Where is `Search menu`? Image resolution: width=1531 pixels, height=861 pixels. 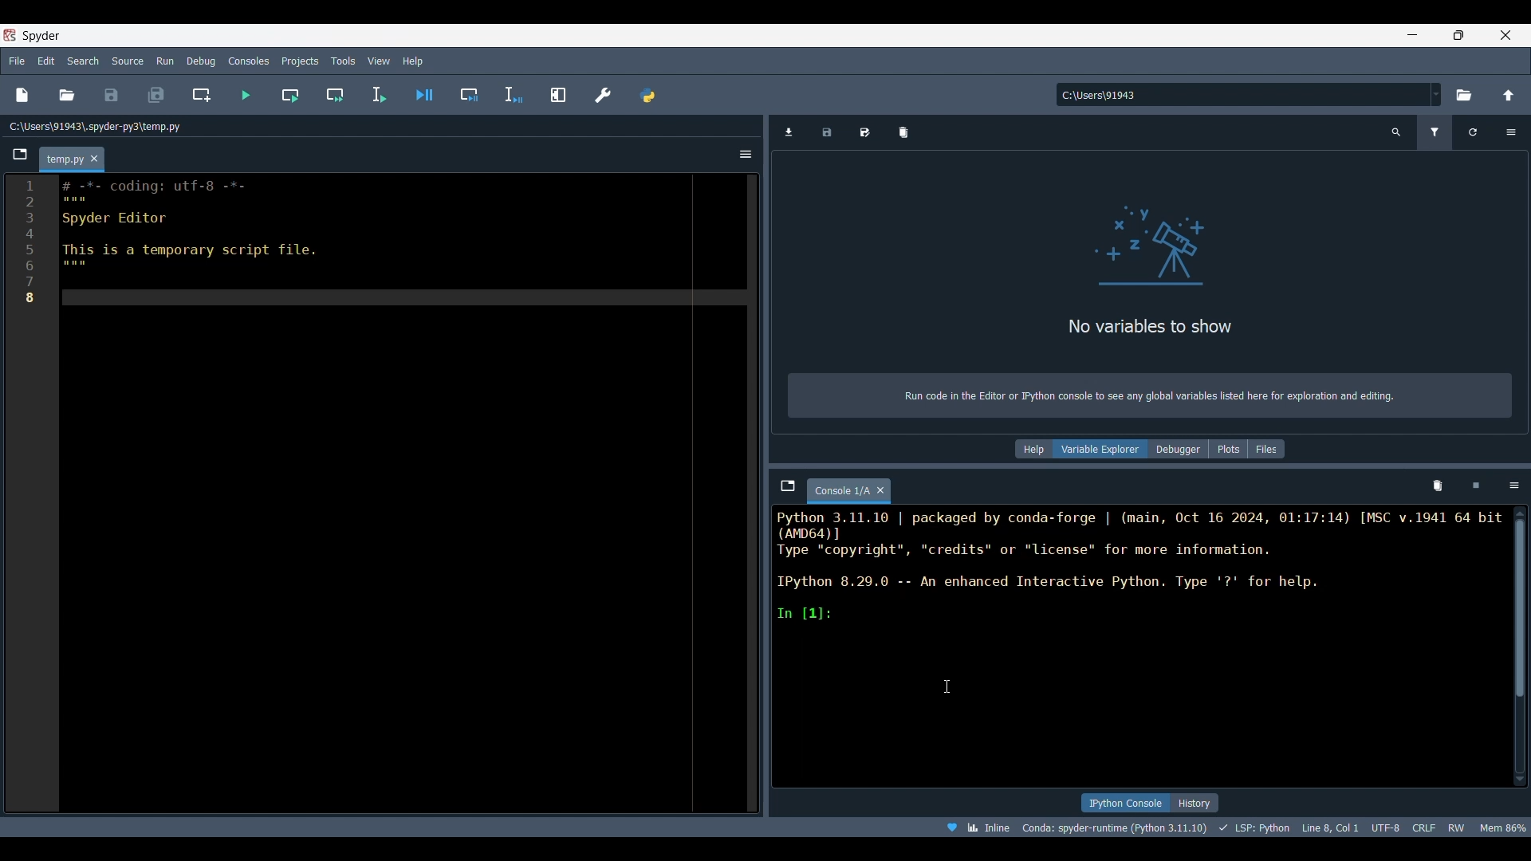 Search menu is located at coordinates (84, 61).